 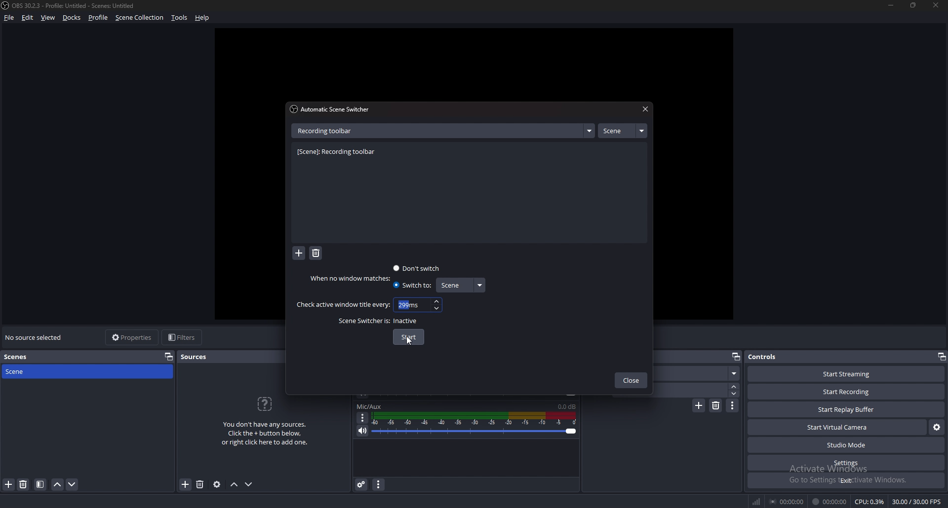 What do you see at coordinates (847, 463) in the screenshot?
I see `settings` at bounding box center [847, 463].